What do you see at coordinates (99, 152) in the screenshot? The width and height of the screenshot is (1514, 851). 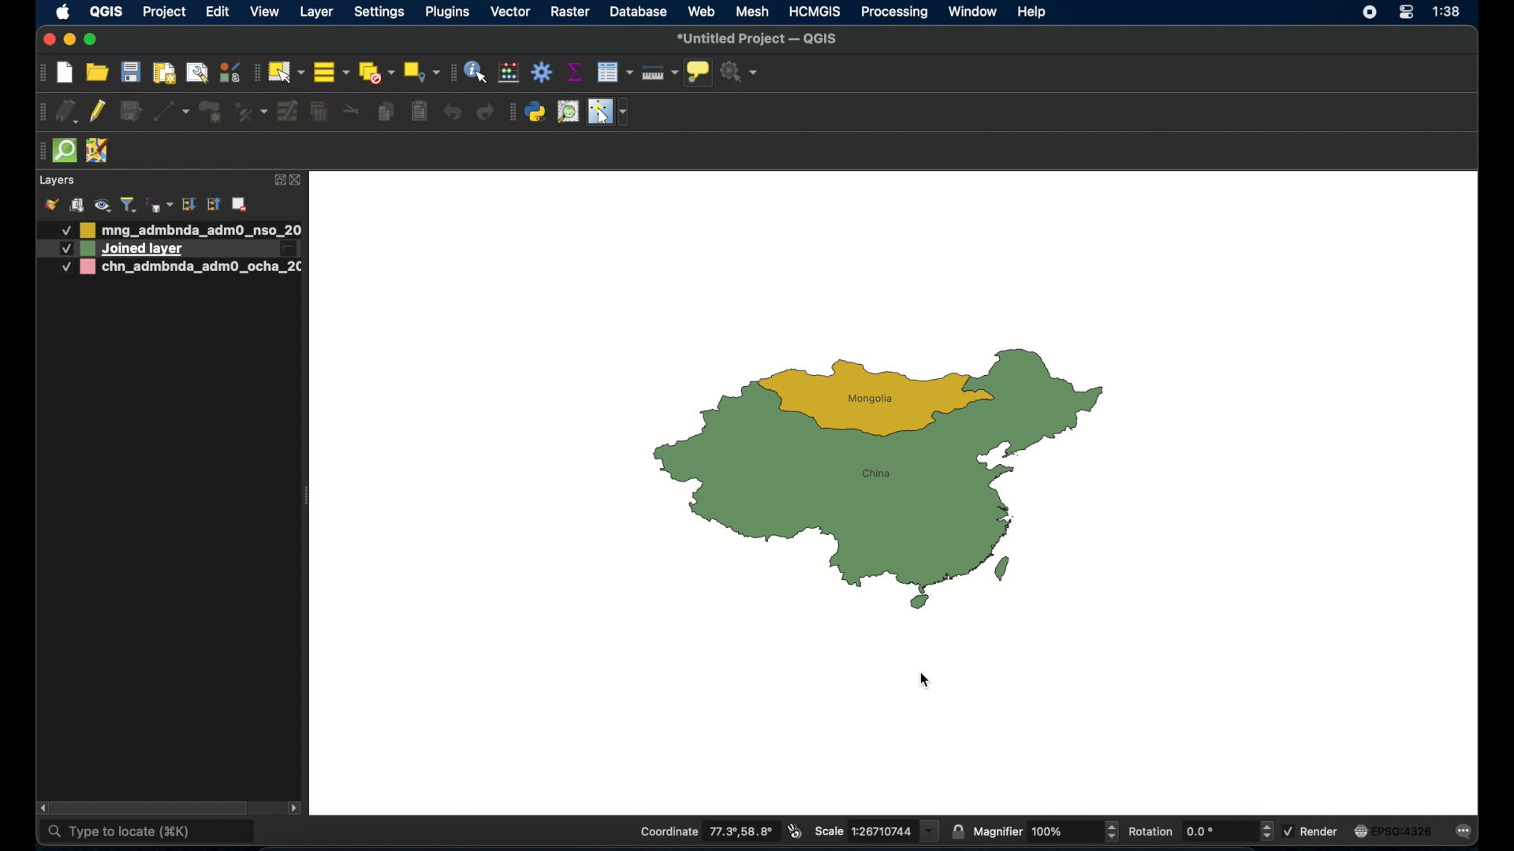 I see `josh remote` at bounding box center [99, 152].